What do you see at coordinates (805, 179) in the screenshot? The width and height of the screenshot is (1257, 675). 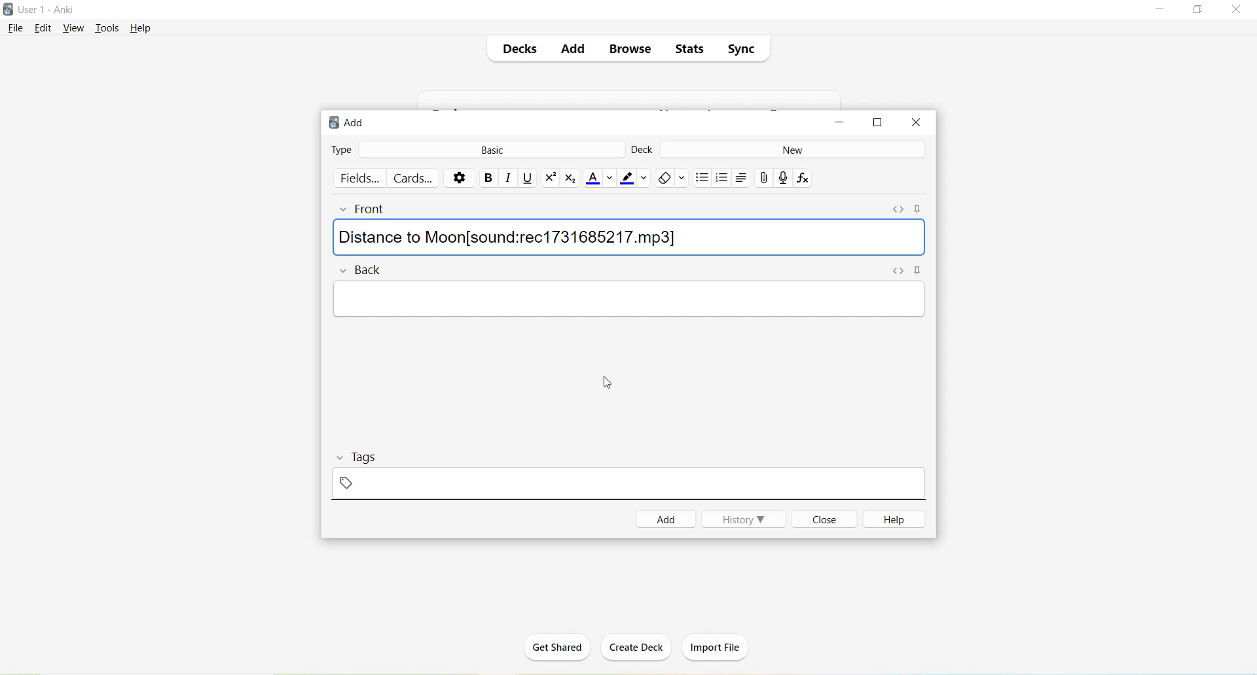 I see `Equations` at bounding box center [805, 179].